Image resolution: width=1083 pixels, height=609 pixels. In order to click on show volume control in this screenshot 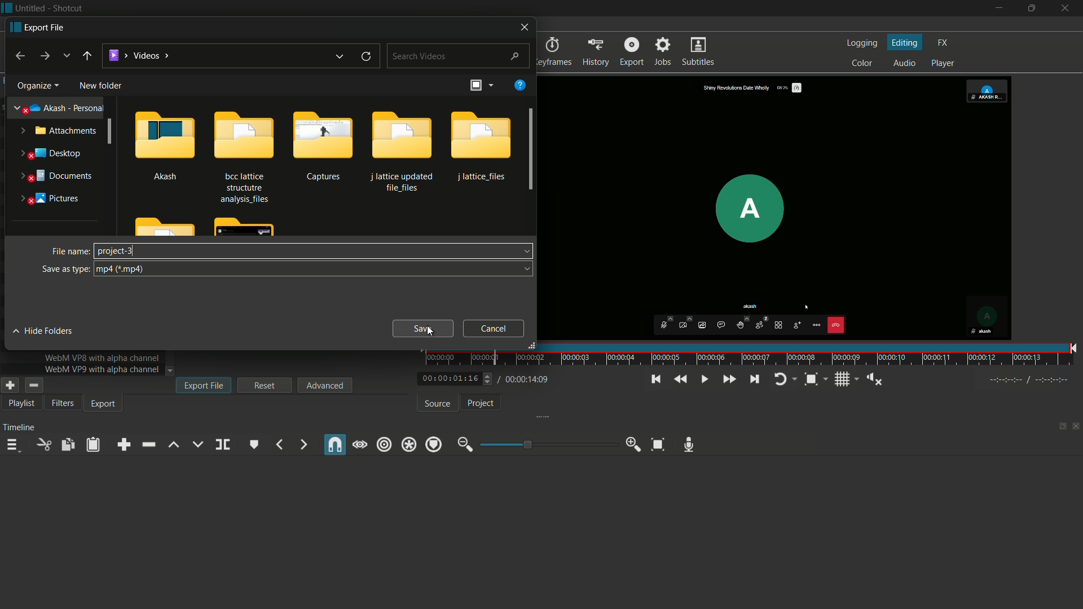, I will do `click(874, 379)`.